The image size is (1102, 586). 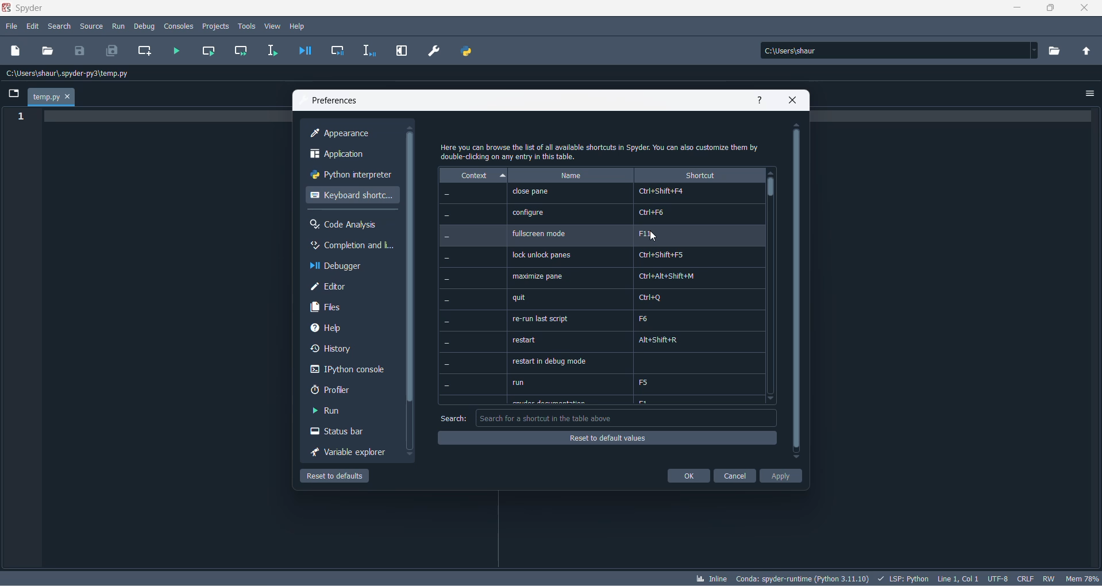 What do you see at coordinates (770, 173) in the screenshot?
I see `move up` at bounding box center [770, 173].